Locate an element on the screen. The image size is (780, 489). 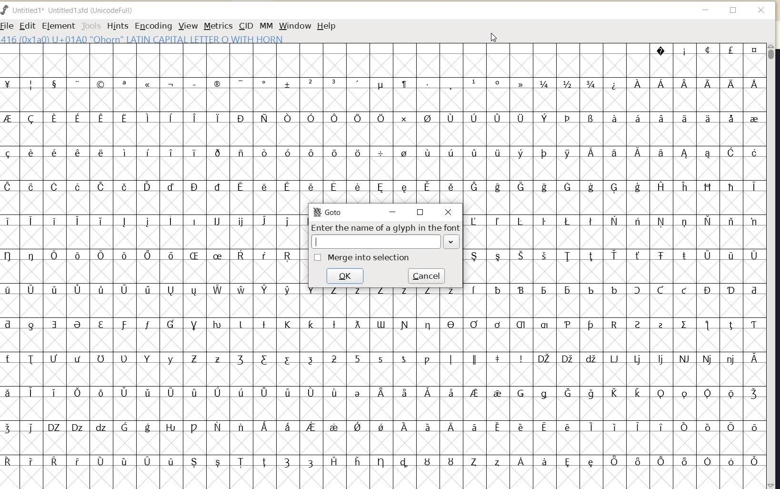
METRICS is located at coordinates (217, 27).